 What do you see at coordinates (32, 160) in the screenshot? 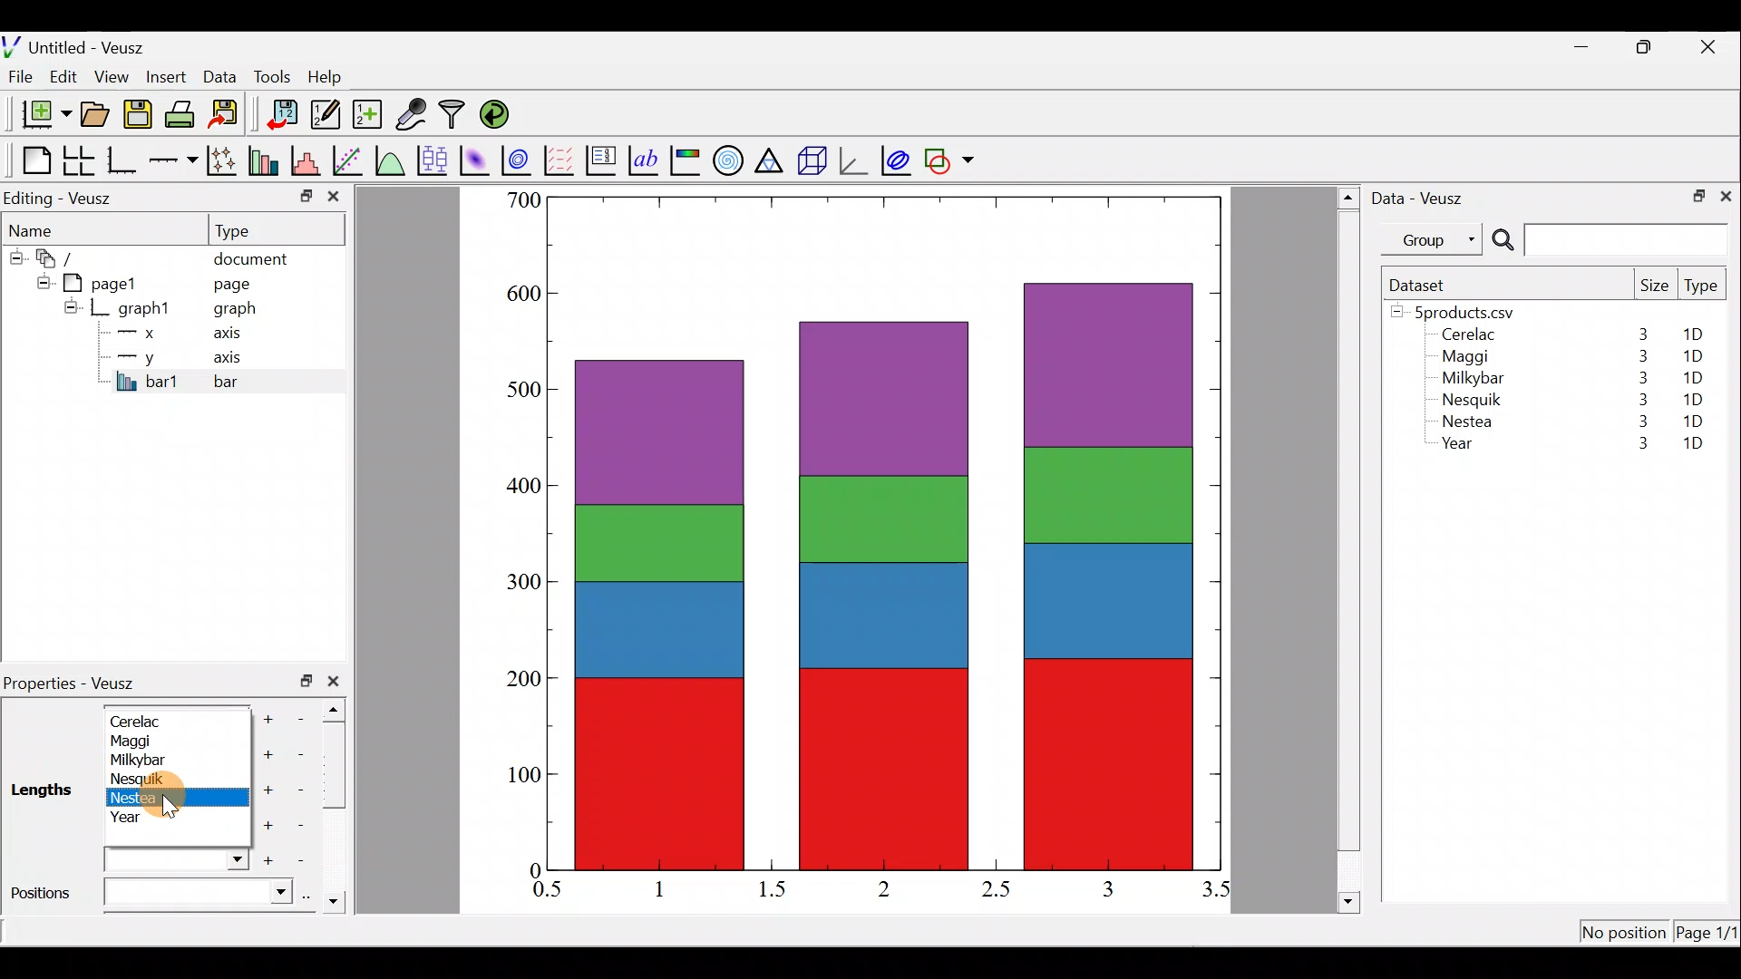
I see `Blank page` at bounding box center [32, 160].